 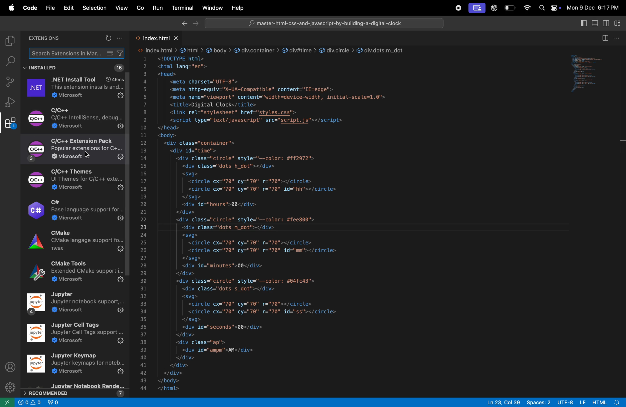 I want to click on Utf, so click(x=571, y=402).